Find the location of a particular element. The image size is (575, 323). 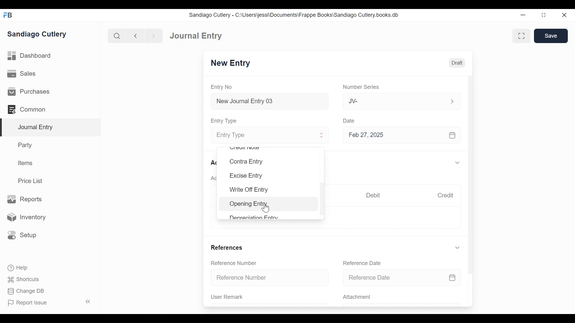

Reports is located at coordinates (26, 199).